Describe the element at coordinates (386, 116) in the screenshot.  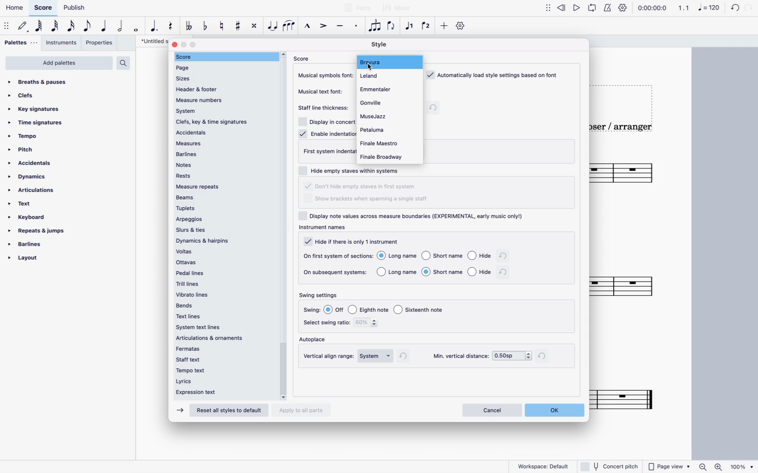
I see `musejazz` at that location.